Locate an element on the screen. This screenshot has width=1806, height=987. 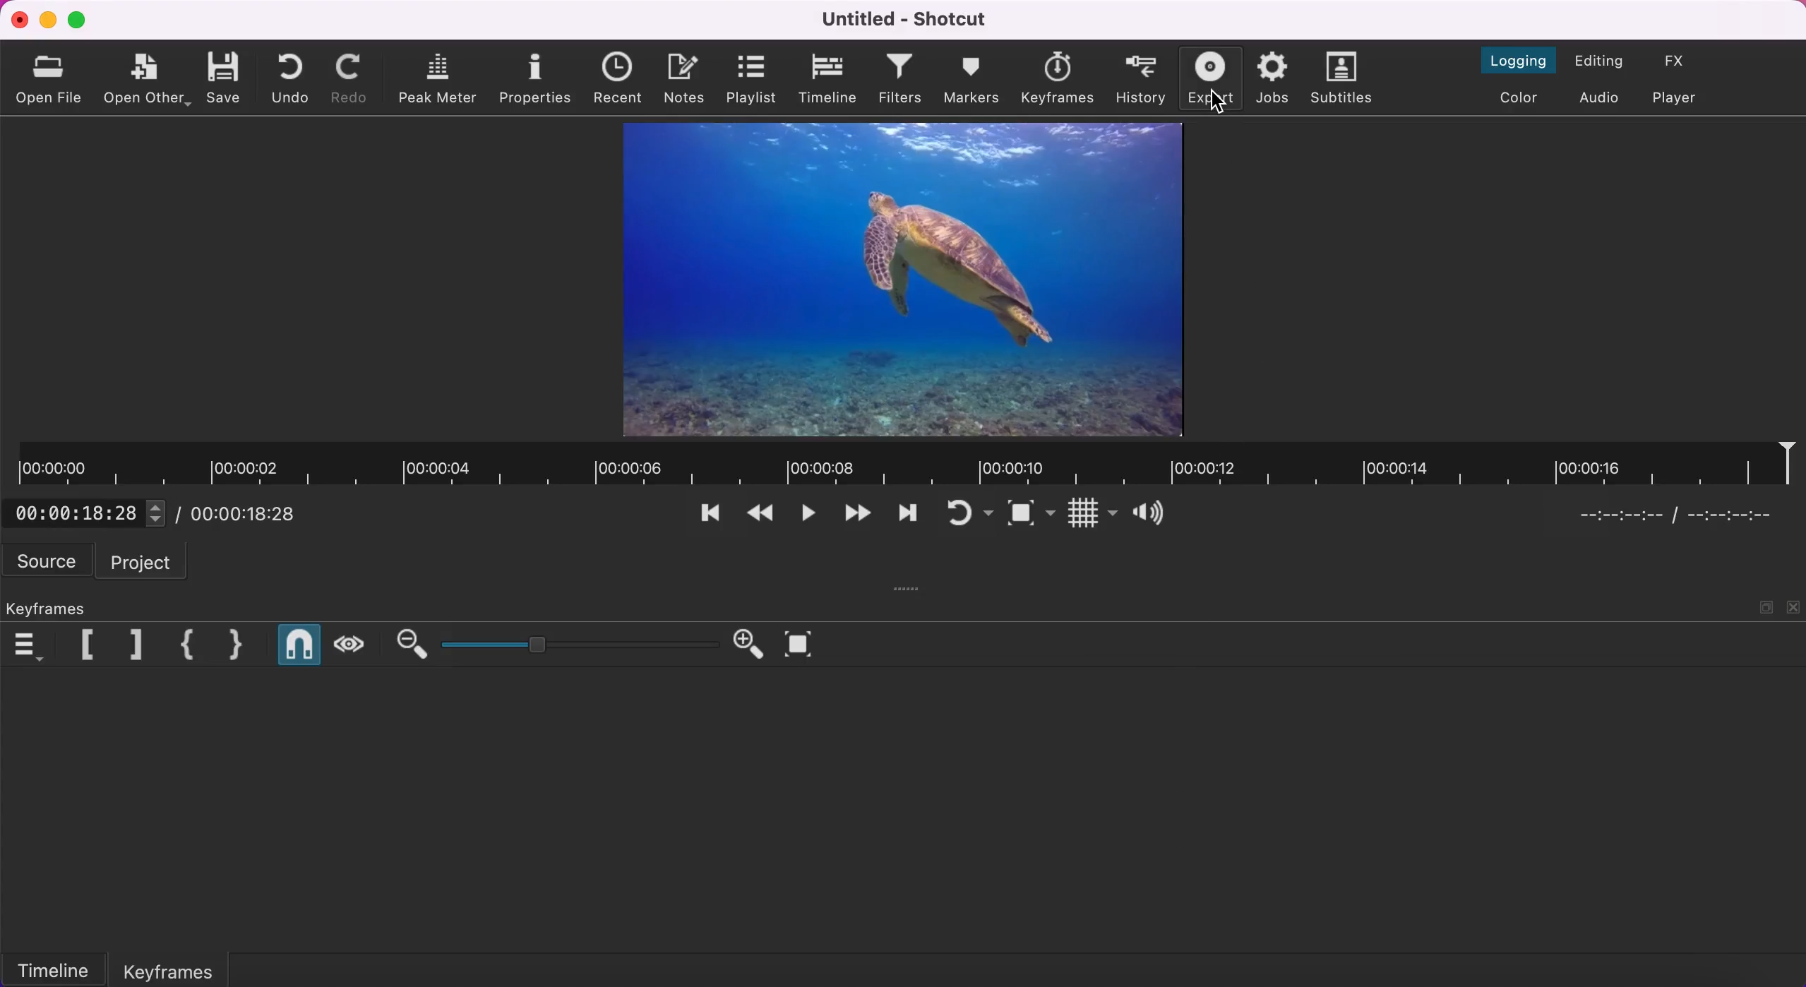
switch to the player only layout is located at coordinates (1691, 100).